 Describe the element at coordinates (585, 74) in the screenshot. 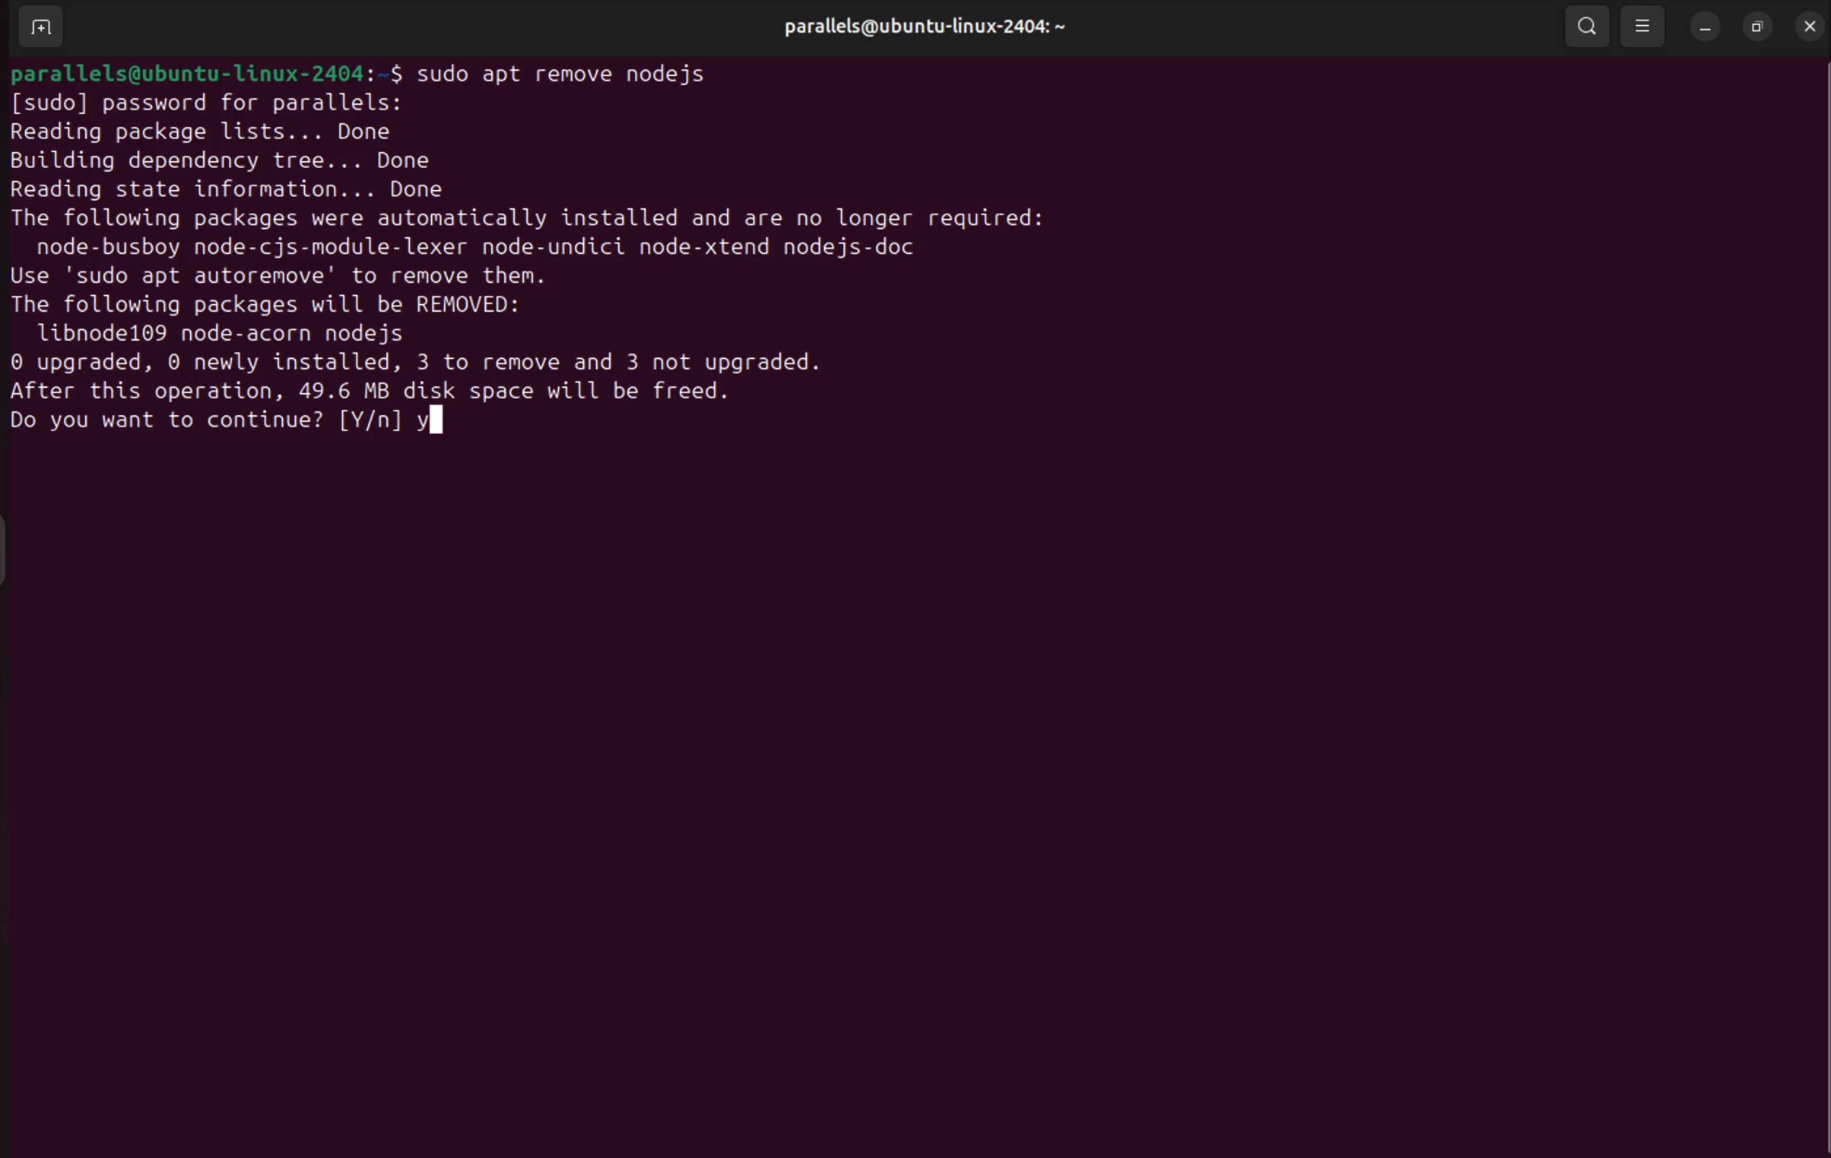

I see `sudo apt remove nodejs` at that location.